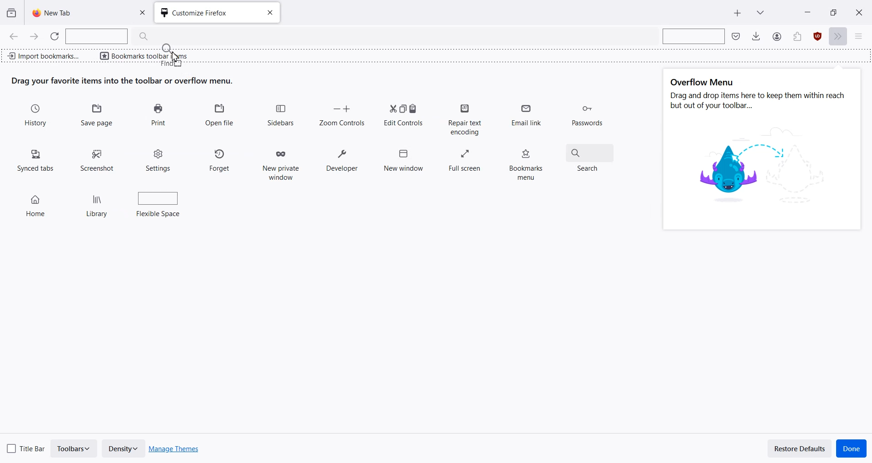  What do you see at coordinates (591, 156) in the screenshot?
I see `Search` at bounding box center [591, 156].